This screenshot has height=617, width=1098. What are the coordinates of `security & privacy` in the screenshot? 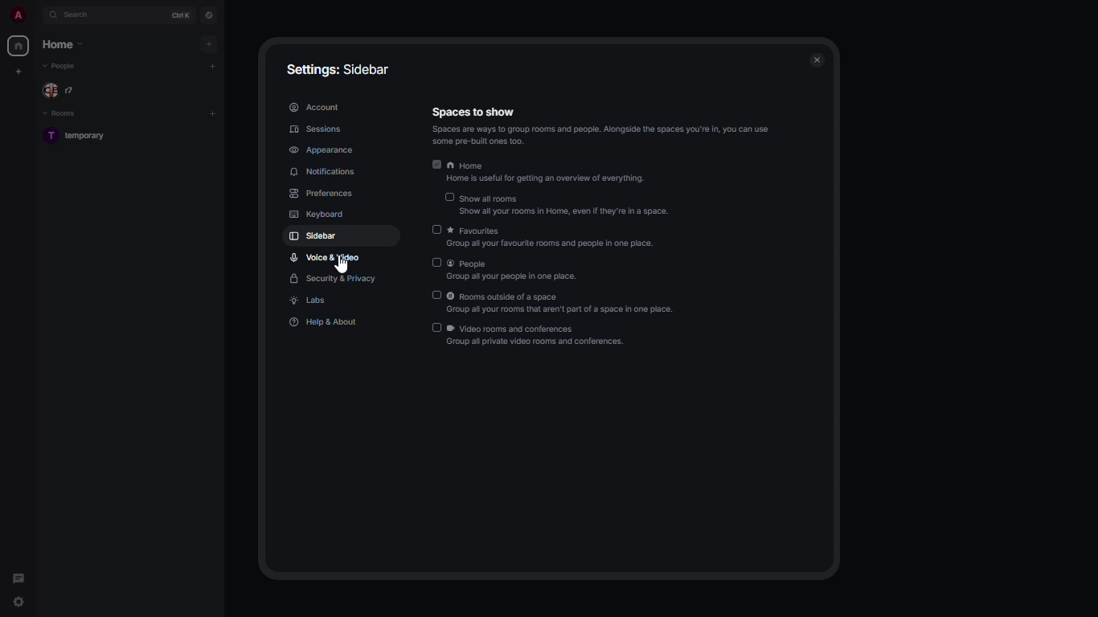 It's located at (334, 279).